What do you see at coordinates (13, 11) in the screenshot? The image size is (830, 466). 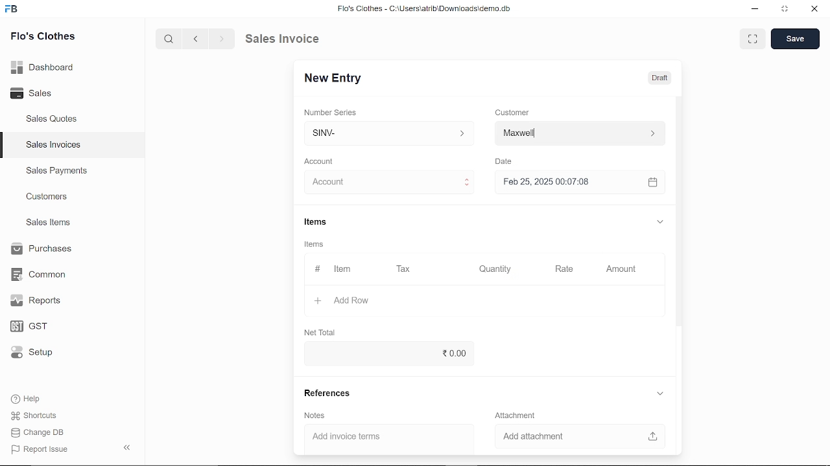 I see `frappe books logo` at bounding box center [13, 11].